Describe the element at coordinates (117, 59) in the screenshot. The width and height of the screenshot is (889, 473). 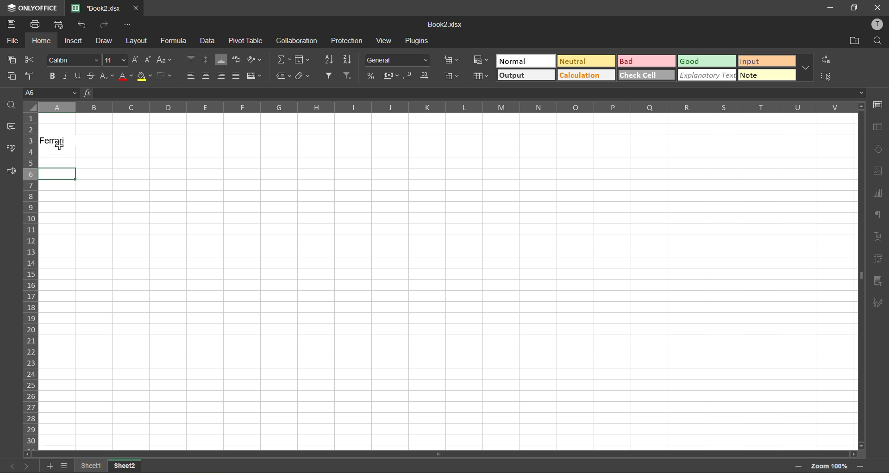
I see `font size` at that location.